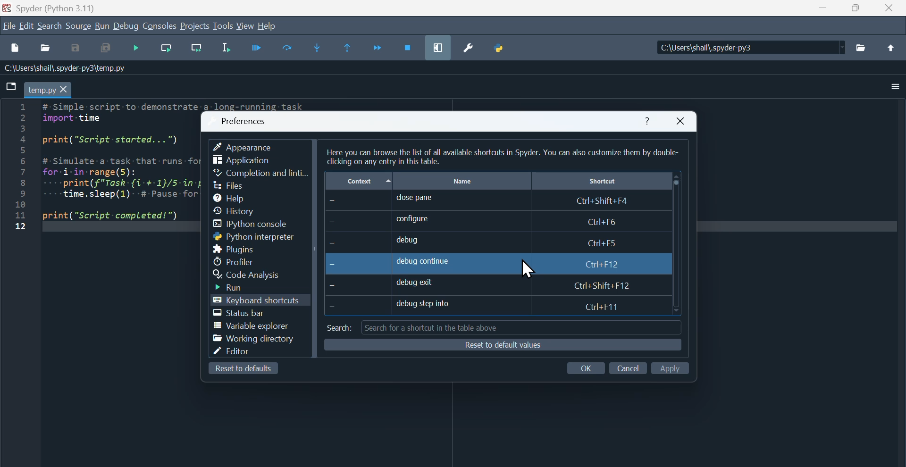  I want to click on Run current cell, so click(288, 48).